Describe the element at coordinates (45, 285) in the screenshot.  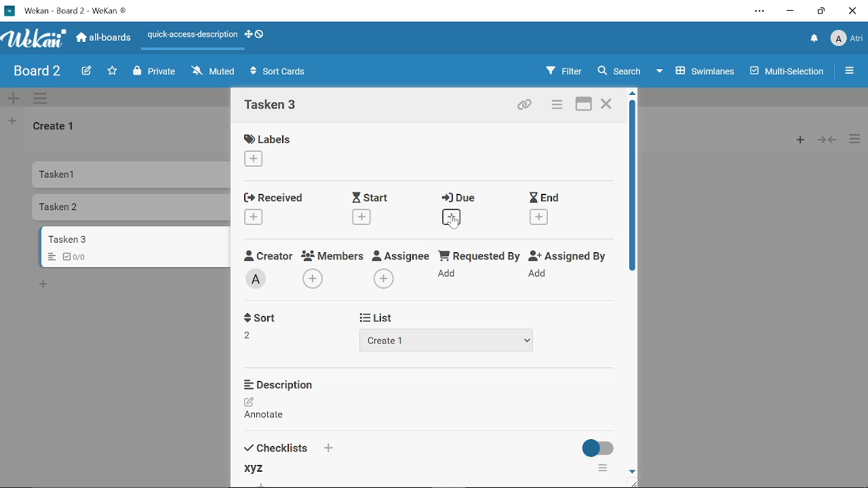
I see `Add card bottom to the list` at that location.